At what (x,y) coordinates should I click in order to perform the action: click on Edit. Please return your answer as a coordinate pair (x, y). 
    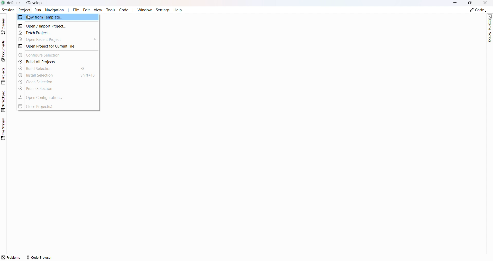
    Looking at the image, I should click on (88, 10).